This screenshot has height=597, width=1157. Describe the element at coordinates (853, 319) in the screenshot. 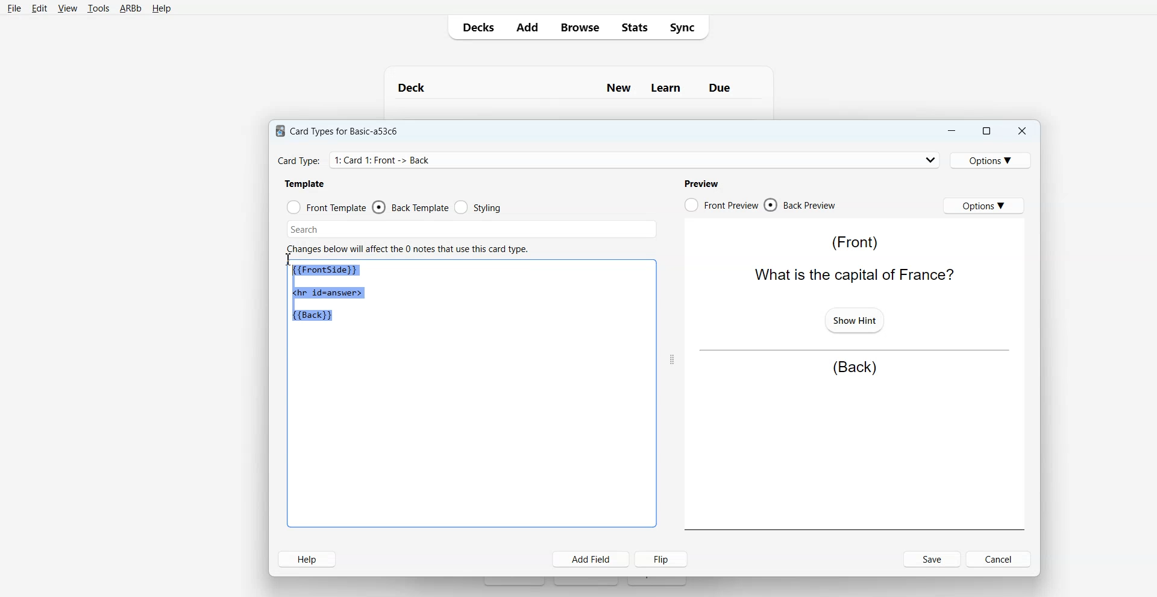

I see `Show Hint` at that location.